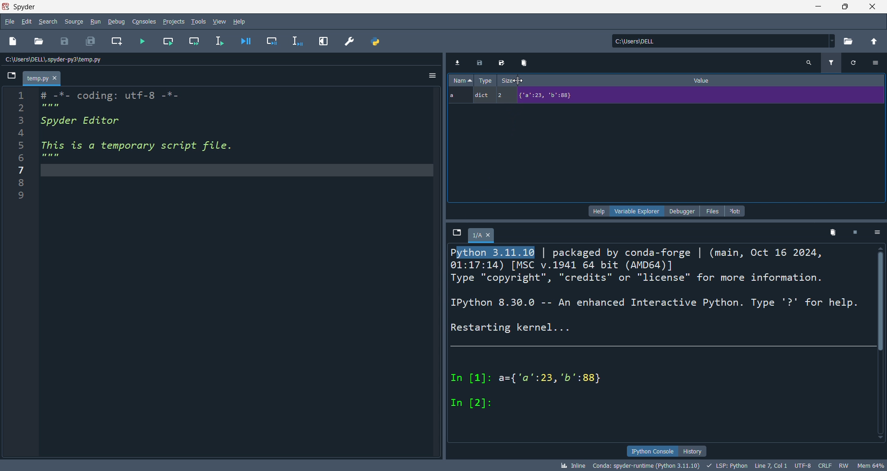 The height and width of the screenshot is (471, 887). I want to click on save data, so click(478, 65).